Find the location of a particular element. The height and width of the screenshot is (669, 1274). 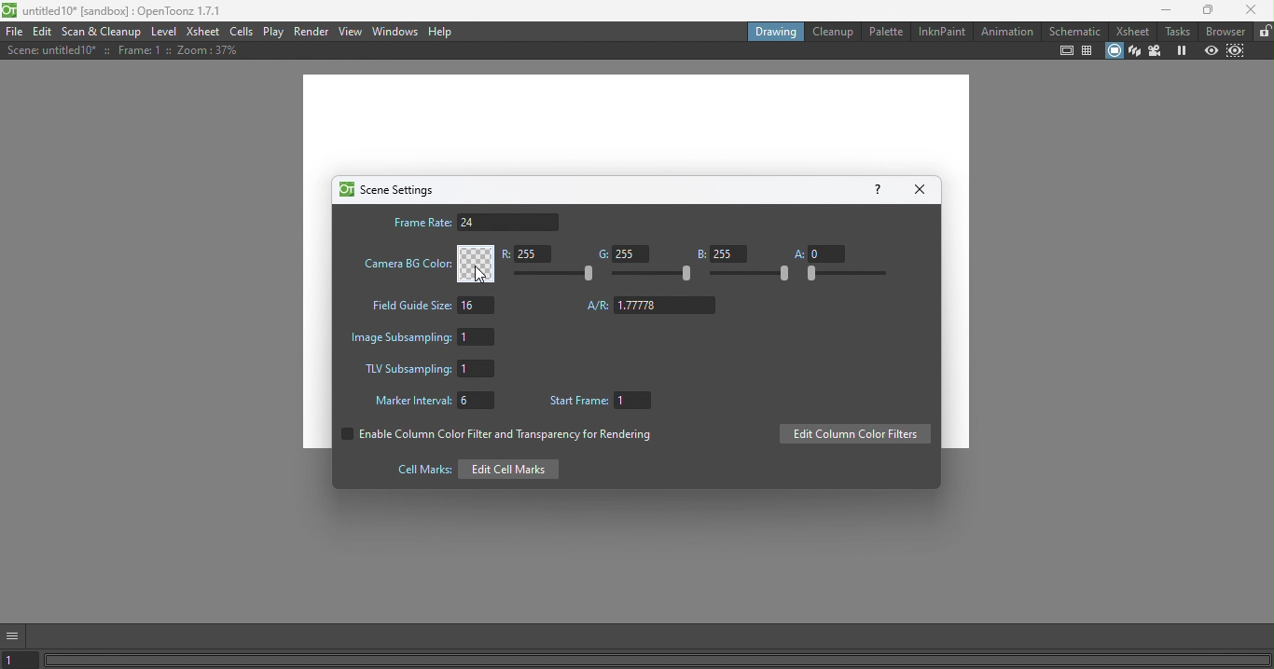

Close is located at coordinates (1253, 12).